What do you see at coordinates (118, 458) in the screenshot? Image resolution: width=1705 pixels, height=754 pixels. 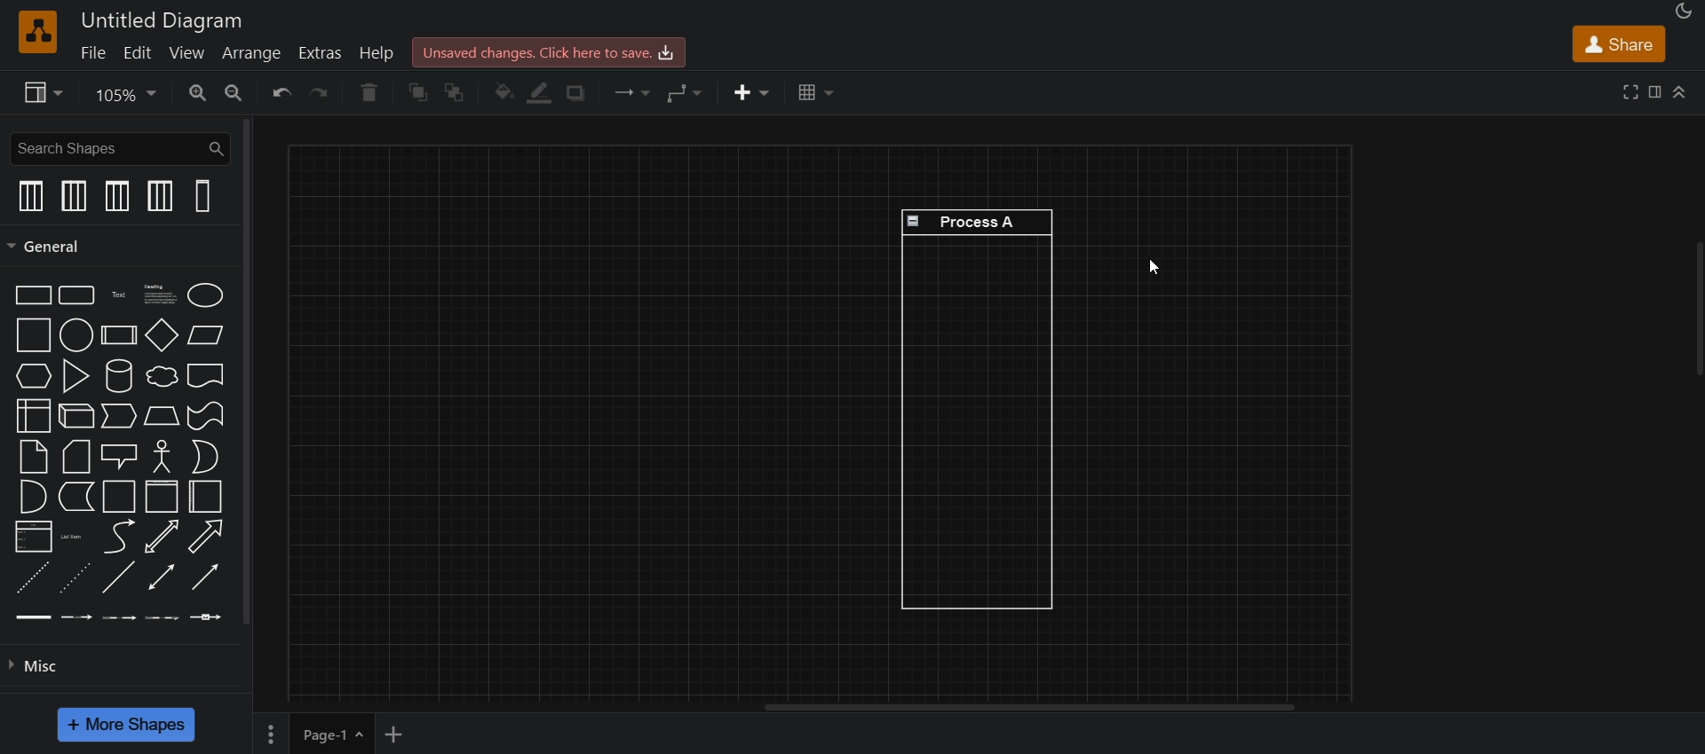 I see `callout` at bounding box center [118, 458].